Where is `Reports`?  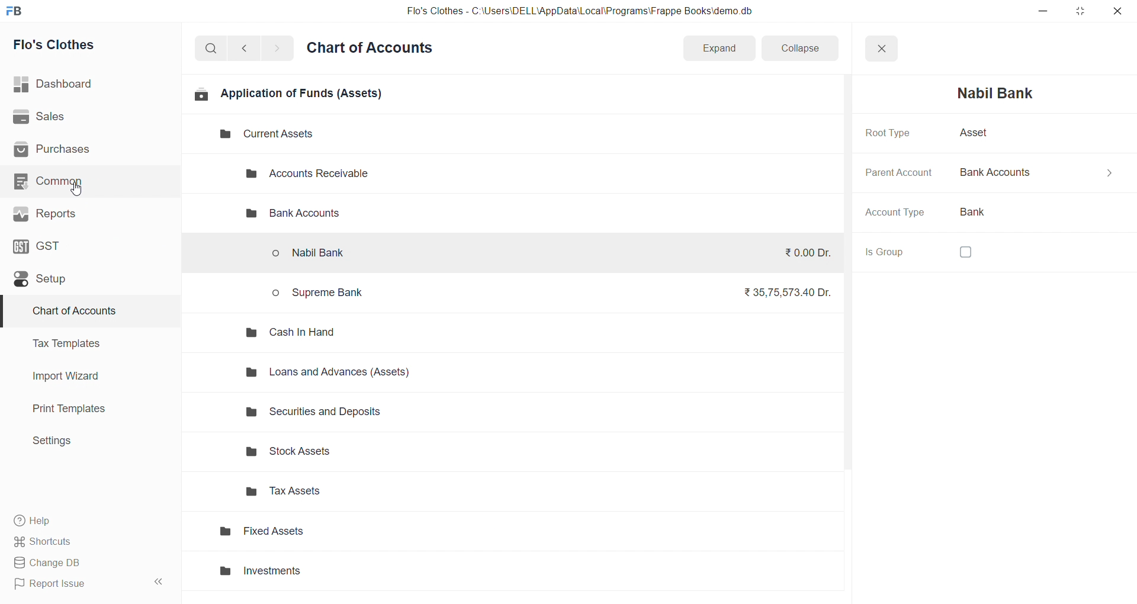 Reports is located at coordinates (85, 214).